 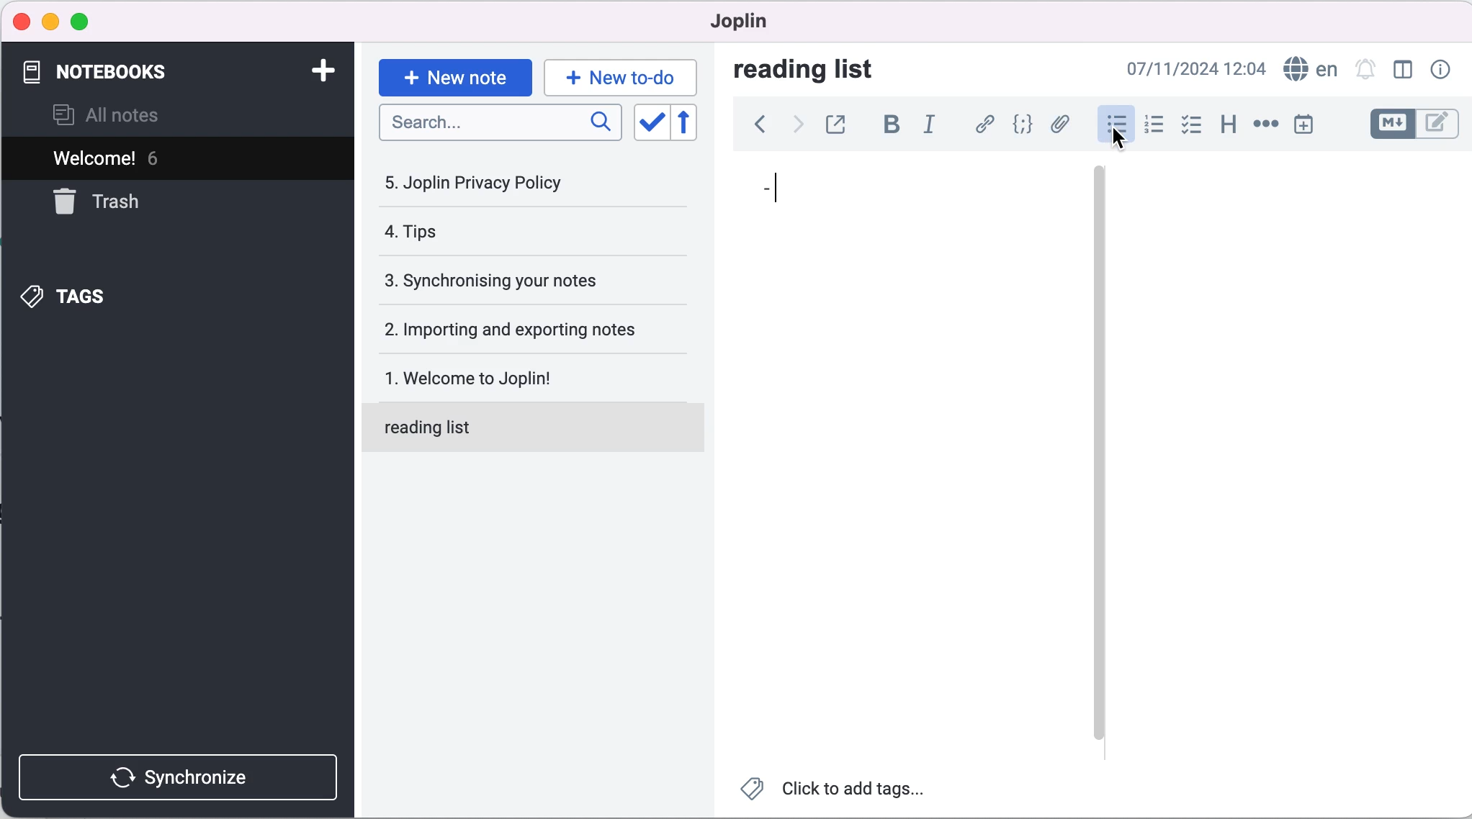 I want to click on revert sort order, so click(x=691, y=124).